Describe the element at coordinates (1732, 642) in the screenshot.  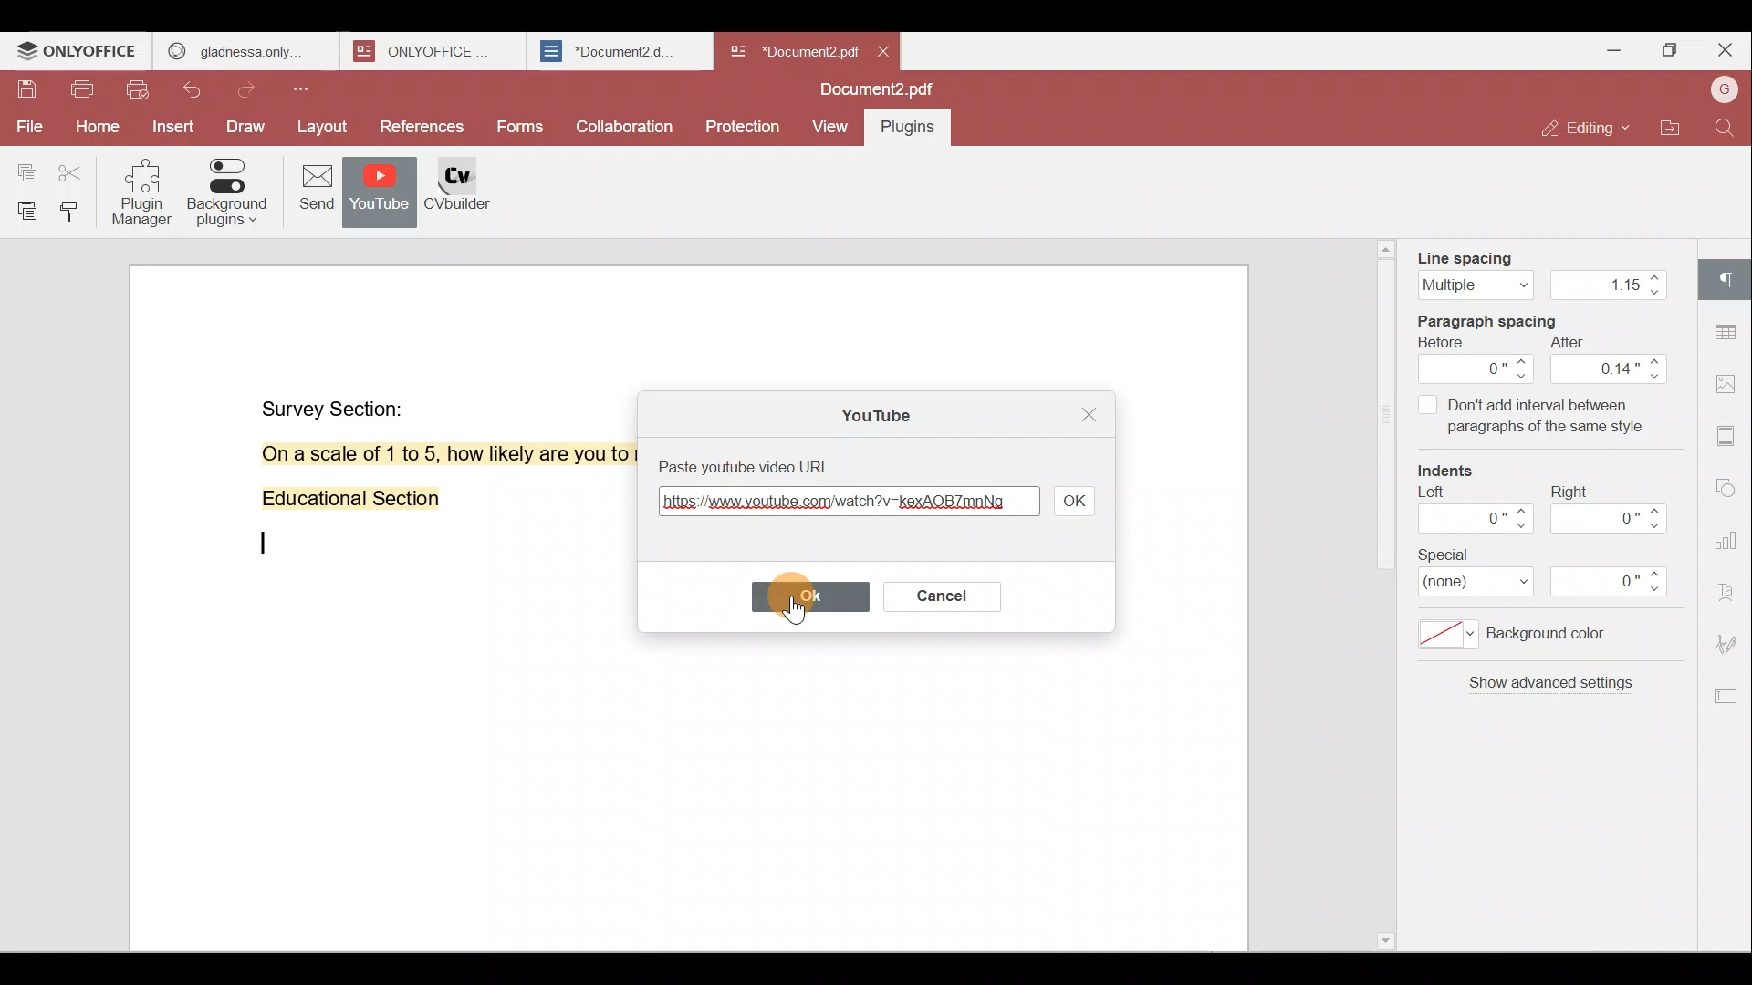
I see `Signature settings` at that location.